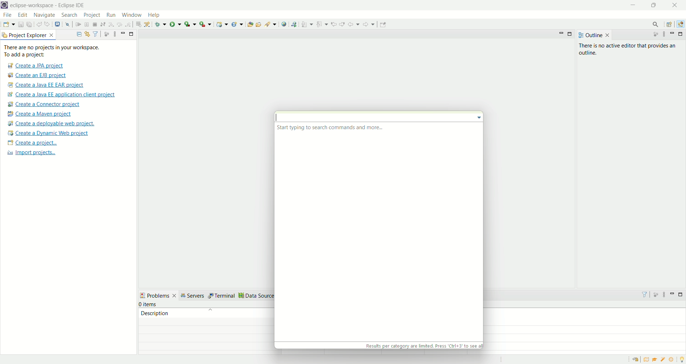  Describe the element at coordinates (307, 25) in the screenshot. I see `next annotation` at that location.